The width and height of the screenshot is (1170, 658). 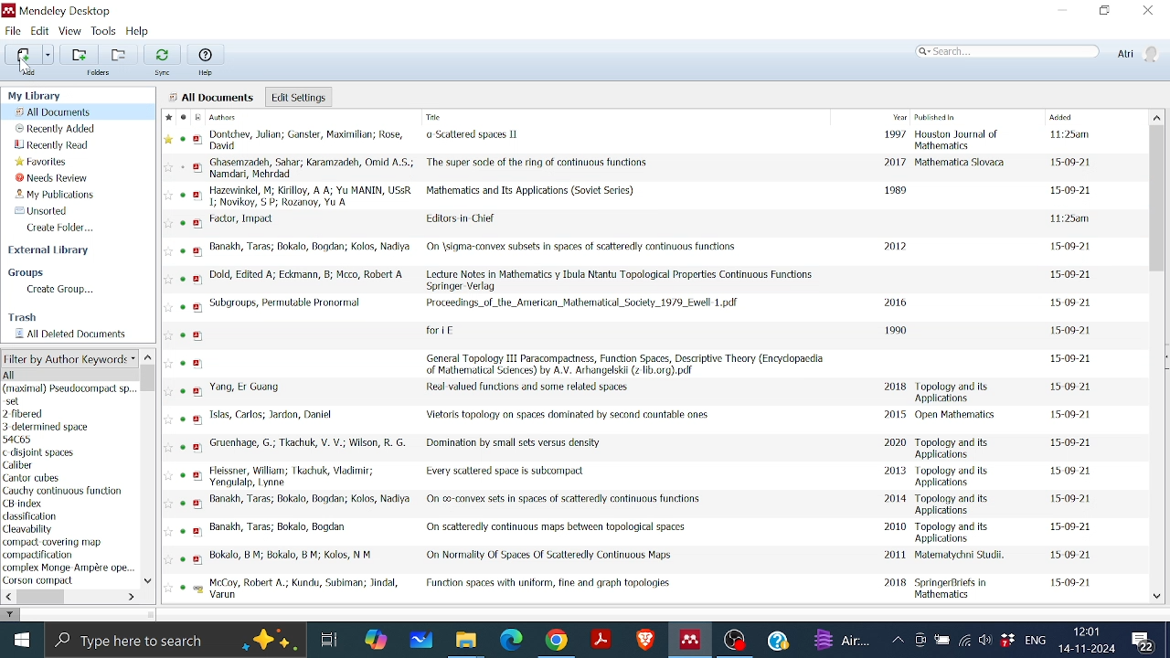 I want to click on , so click(x=1156, y=115).